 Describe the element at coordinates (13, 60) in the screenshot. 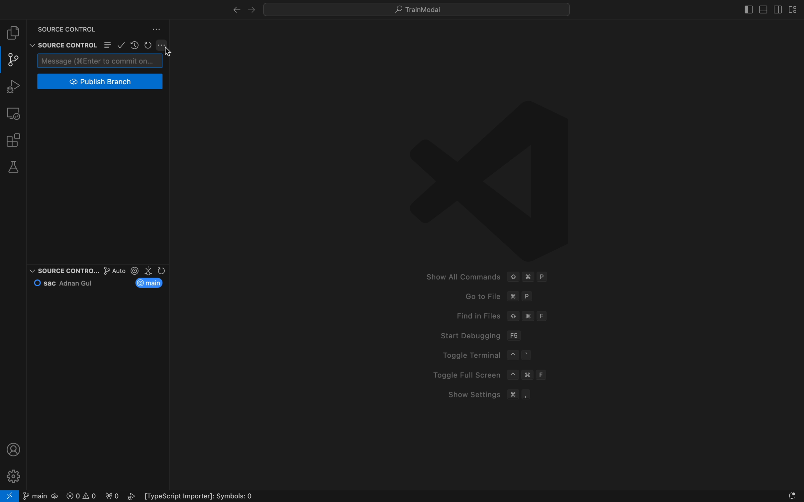

I see `git panel` at that location.